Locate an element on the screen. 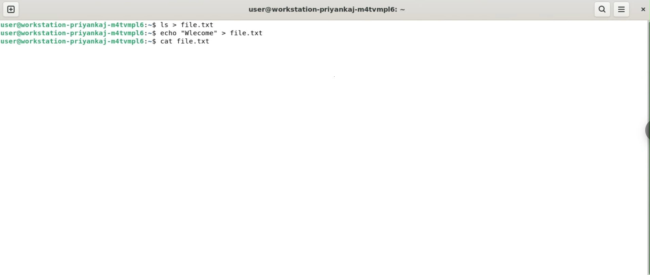 Image resolution: width=650 pixels, height=275 pixels. user@workstation-priyankaj-m4tvmpl6: ~$ is located at coordinates (78, 43).